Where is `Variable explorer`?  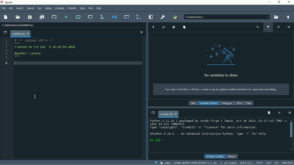 Variable explorer is located at coordinates (208, 103).